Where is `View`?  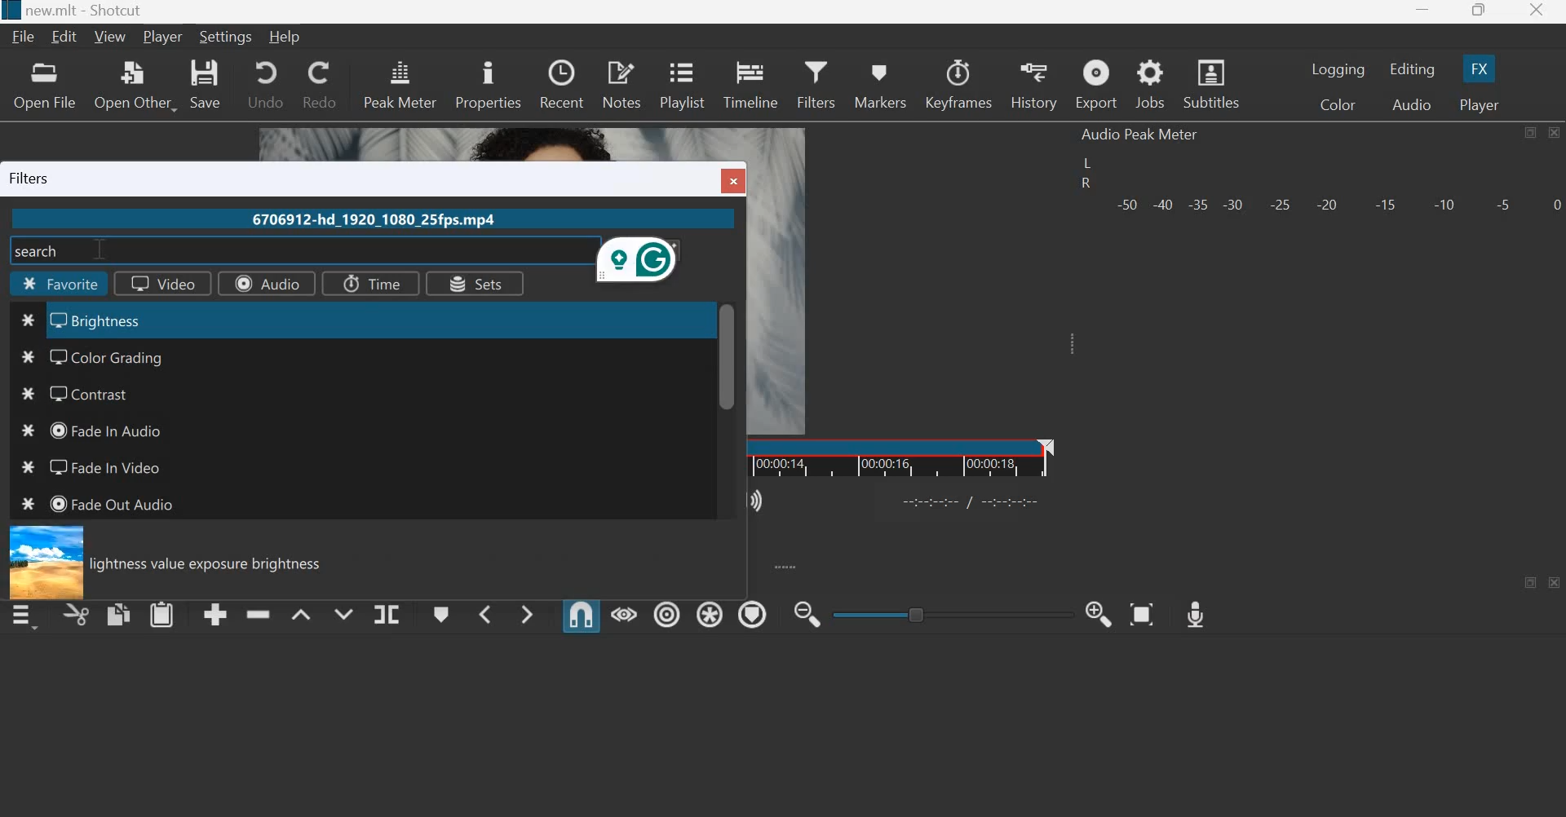 View is located at coordinates (113, 37).